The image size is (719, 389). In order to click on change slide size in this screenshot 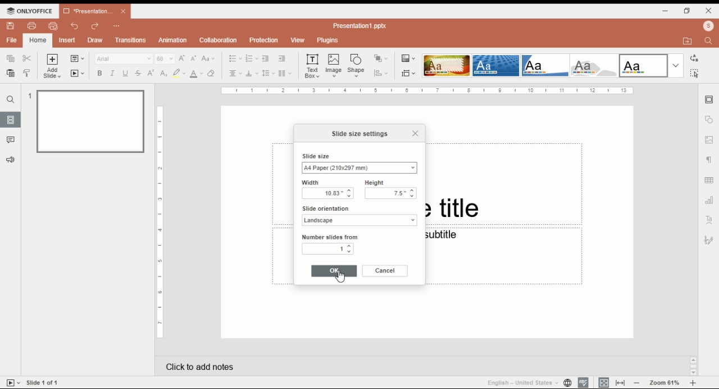, I will do `click(408, 73)`.